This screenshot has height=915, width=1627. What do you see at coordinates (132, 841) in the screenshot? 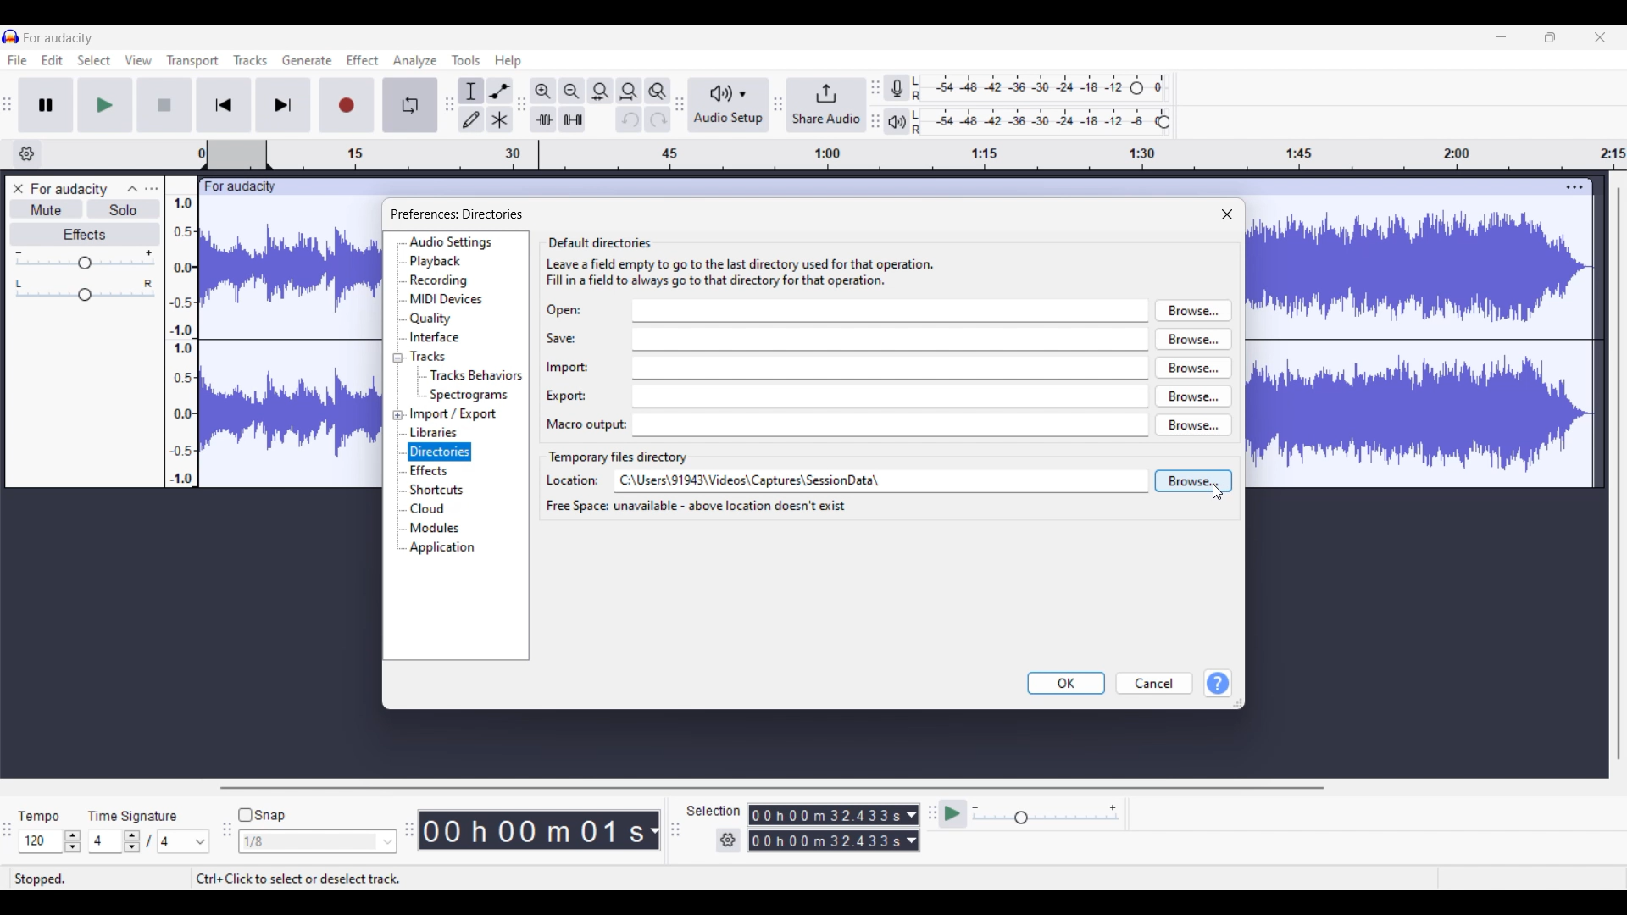
I see `Increase/Decrease number` at bounding box center [132, 841].